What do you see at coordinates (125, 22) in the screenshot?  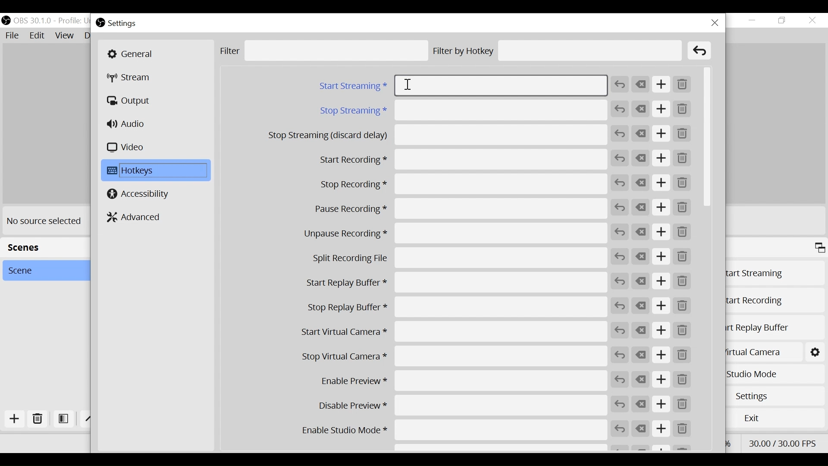 I see `Settings` at bounding box center [125, 22].